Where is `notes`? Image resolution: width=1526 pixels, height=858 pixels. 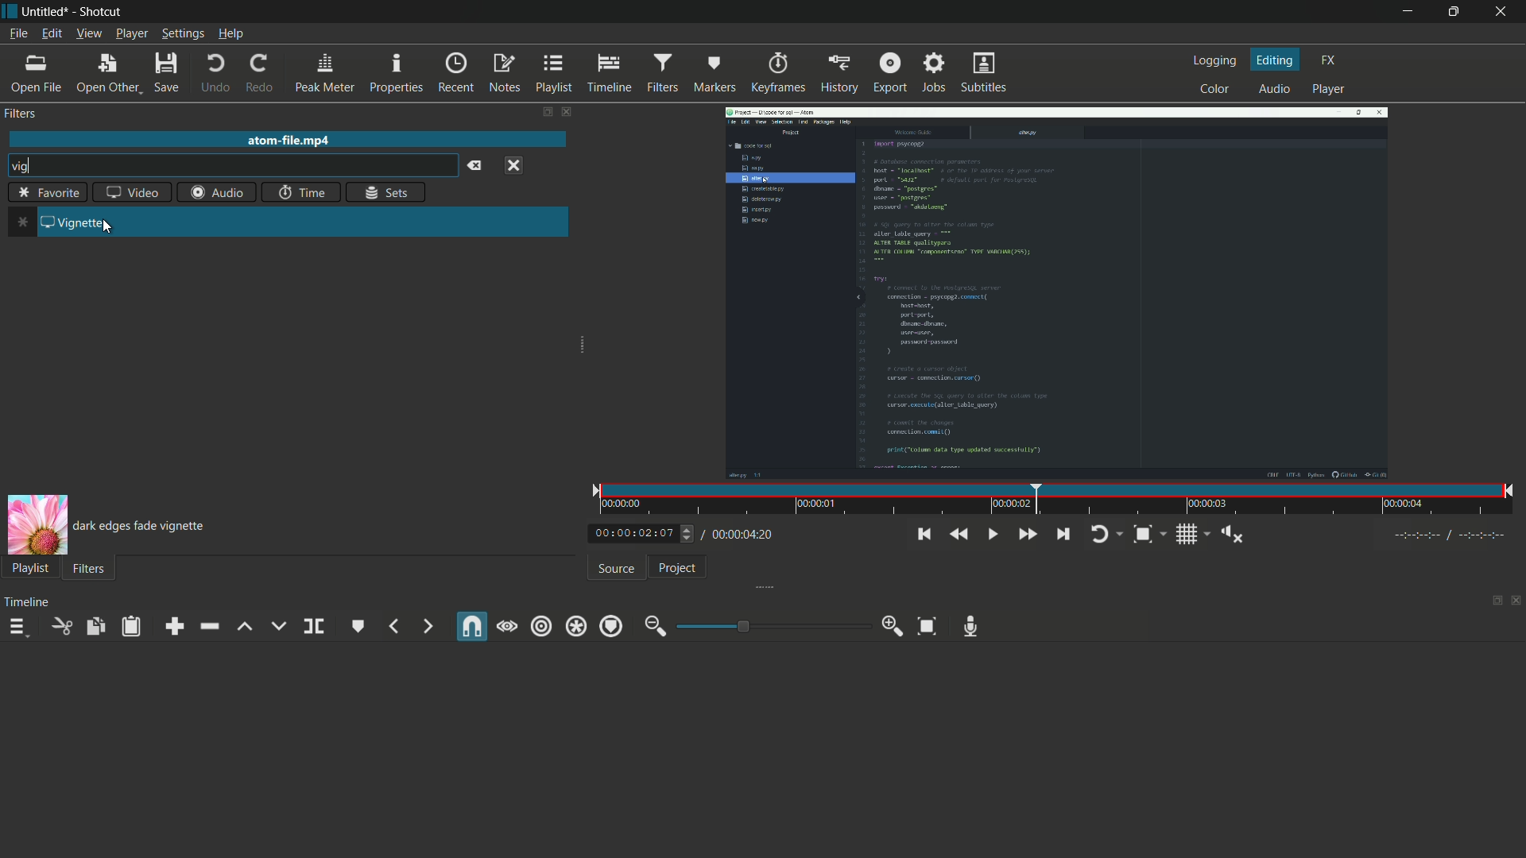 notes is located at coordinates (503, 74).